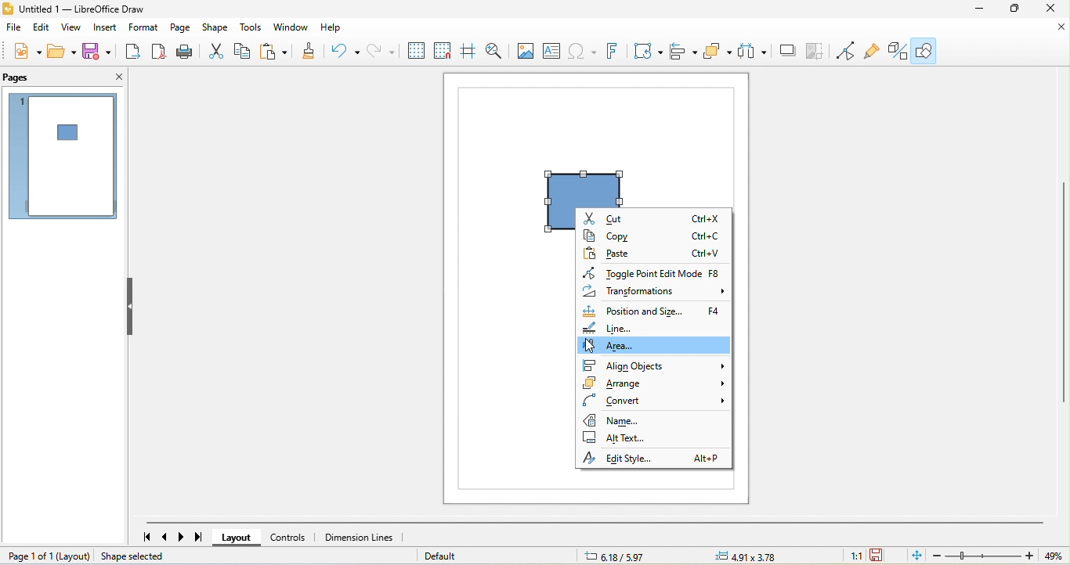  What do you see at coordinates (847, 52) in the screenshot?
I see `toggle point edit mode` at bounding box center [847, 52].